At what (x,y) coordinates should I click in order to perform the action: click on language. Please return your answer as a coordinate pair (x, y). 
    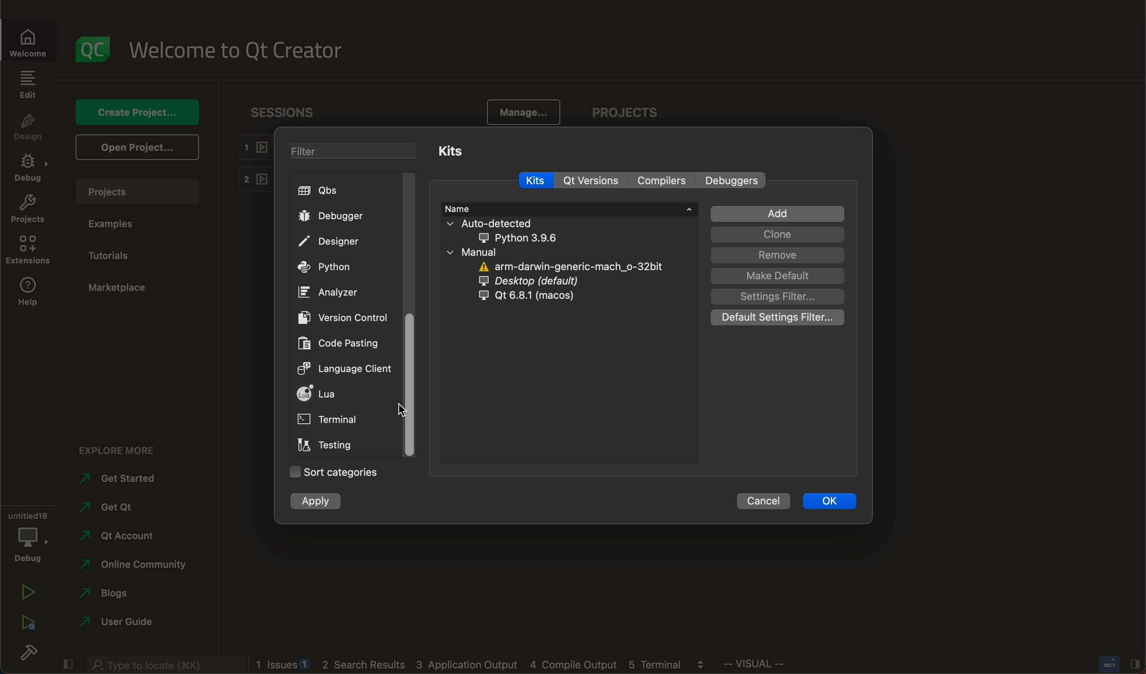
    Looking at the image, I should click on (347, 370).